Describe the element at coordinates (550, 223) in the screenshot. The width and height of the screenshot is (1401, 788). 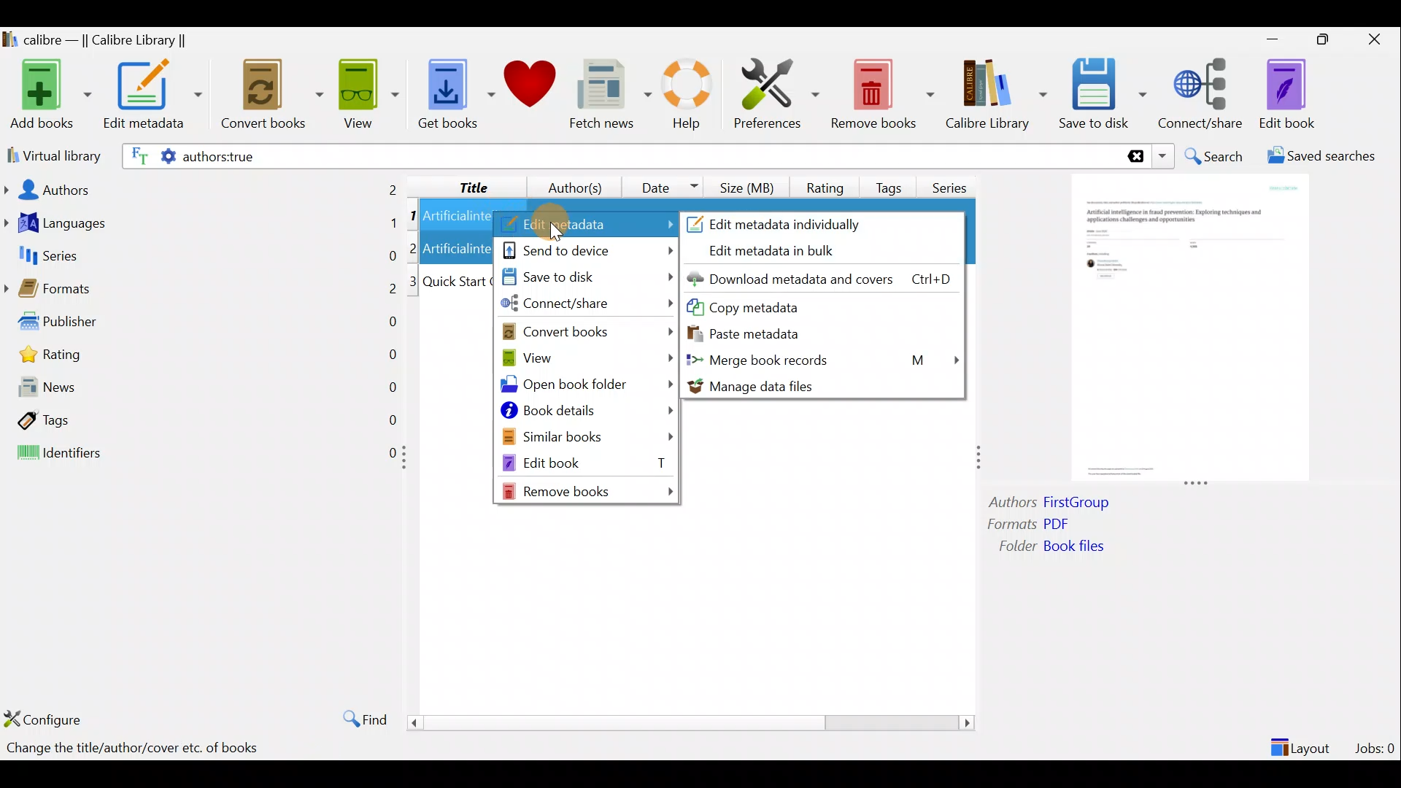
I see `Cursor` at that location.